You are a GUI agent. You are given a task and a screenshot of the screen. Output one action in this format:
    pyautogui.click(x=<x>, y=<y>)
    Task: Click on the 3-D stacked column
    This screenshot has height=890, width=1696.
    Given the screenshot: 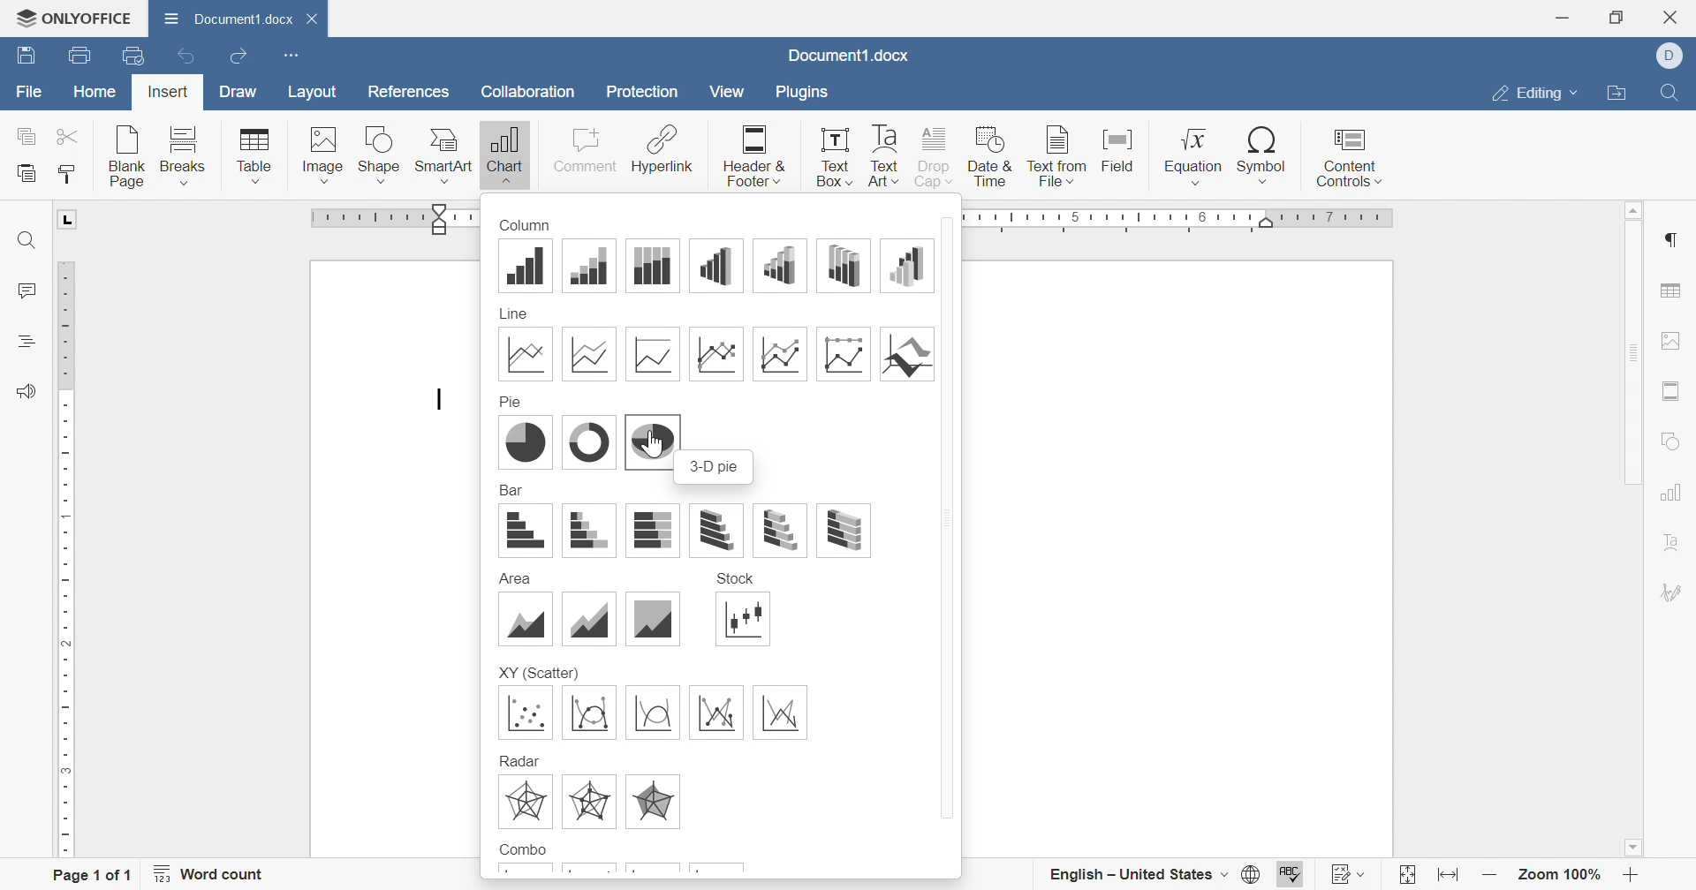 What is the action you would take?
    pyautogui.click(x=783, y=264)
    